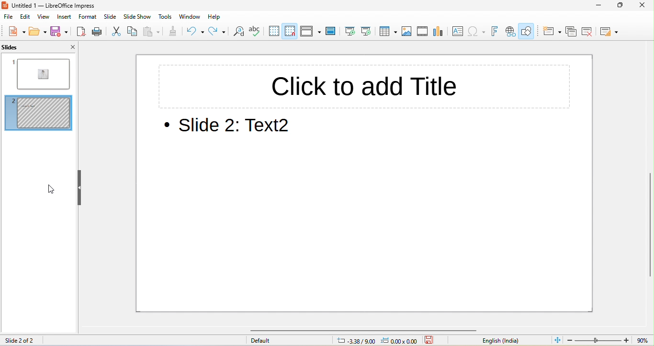 Image resolution: width=654 pixels, height=346 pixels. I want to click on the document has not been modified since last save, so click(433, 340).